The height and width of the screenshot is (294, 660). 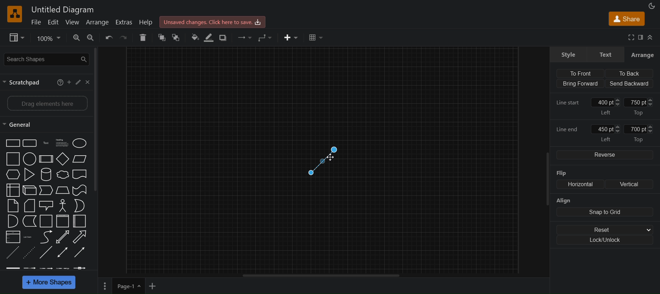 I want to click on Rectangle, so click(x=12, y=143).